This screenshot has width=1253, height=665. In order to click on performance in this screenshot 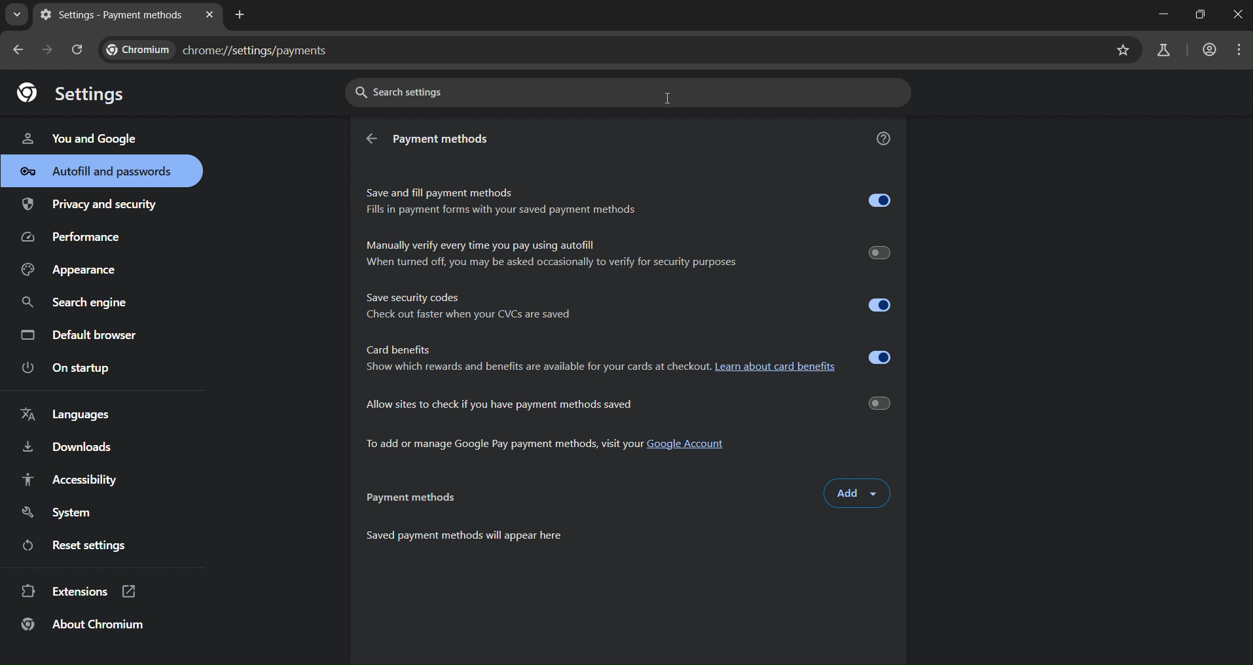, I will do `click(72, 237)`.